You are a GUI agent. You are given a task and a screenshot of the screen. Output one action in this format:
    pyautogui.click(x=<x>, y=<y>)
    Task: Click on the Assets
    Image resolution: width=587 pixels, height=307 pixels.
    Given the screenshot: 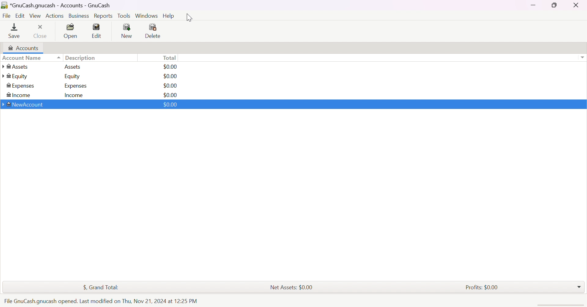 What is the action you would take?
    pyautogui.click(x=74, y=67)
    